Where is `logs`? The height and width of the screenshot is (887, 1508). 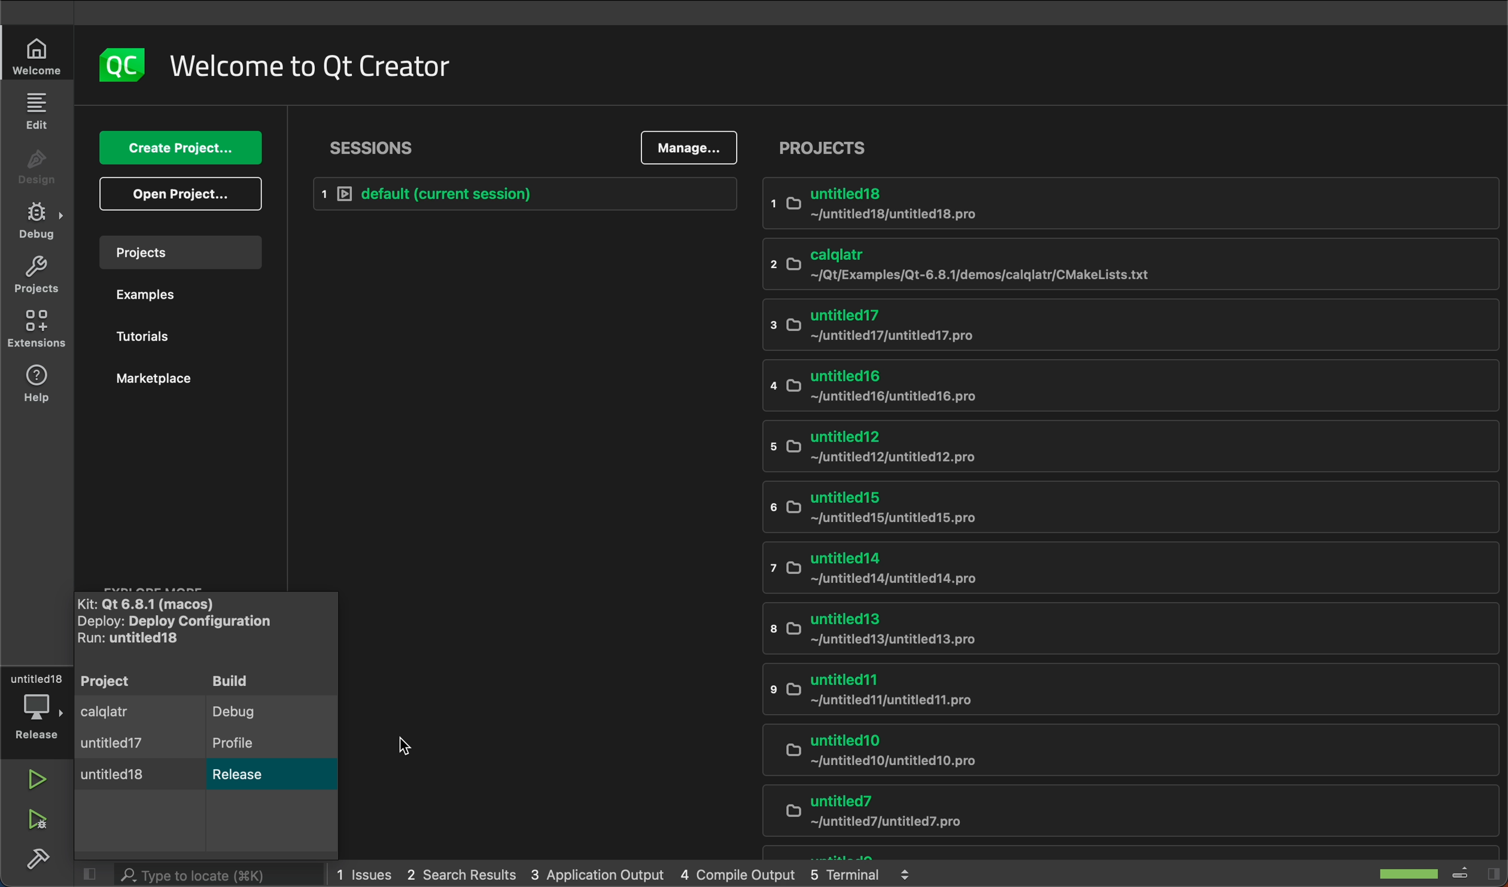 logs is located at coordinates (630, 873).